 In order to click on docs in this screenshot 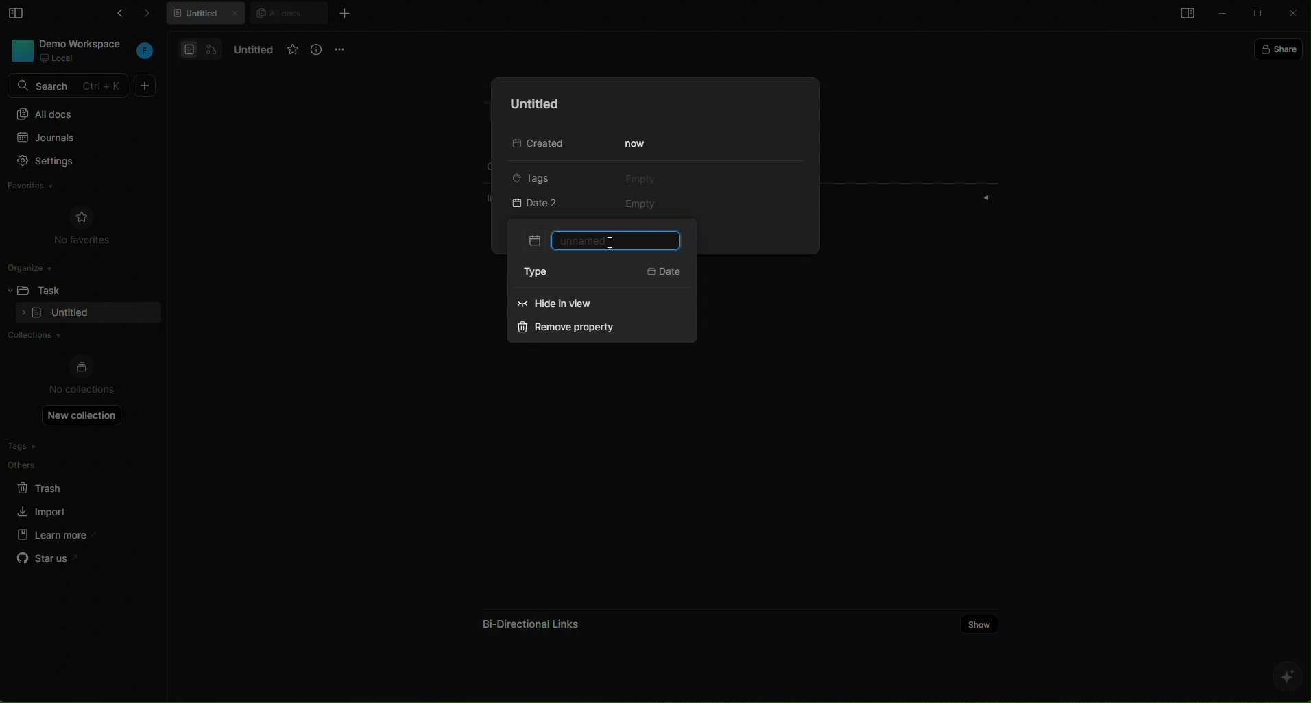, I will do `click(200, 49)`.